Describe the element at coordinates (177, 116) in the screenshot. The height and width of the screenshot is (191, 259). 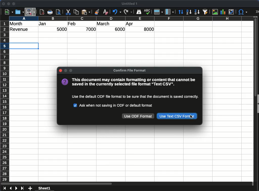
I see `use text csv format` at that location.